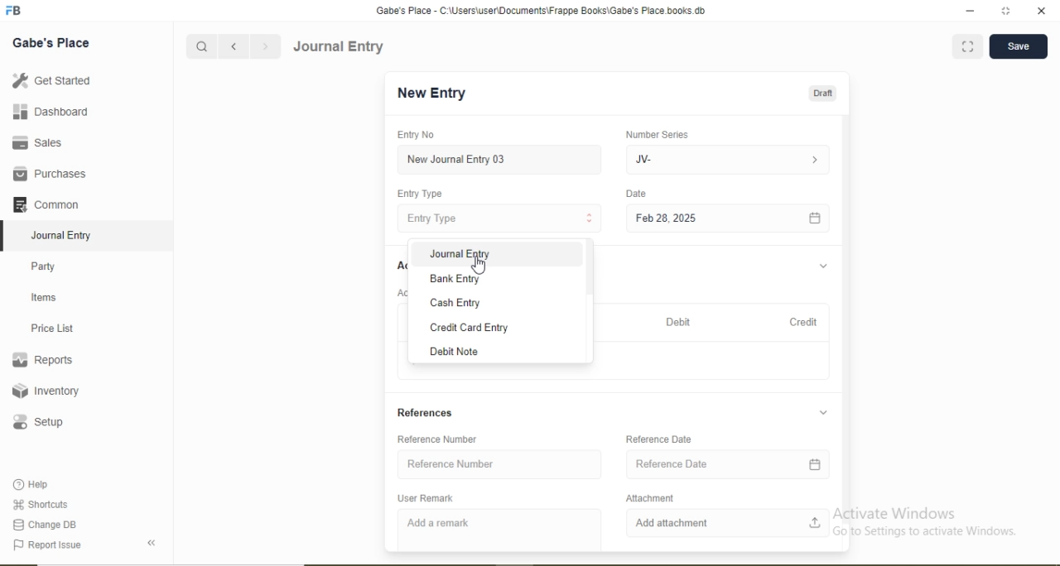  Describe the element at coordinates (822, 94) in the screenshot. I see `Draft` at that location.